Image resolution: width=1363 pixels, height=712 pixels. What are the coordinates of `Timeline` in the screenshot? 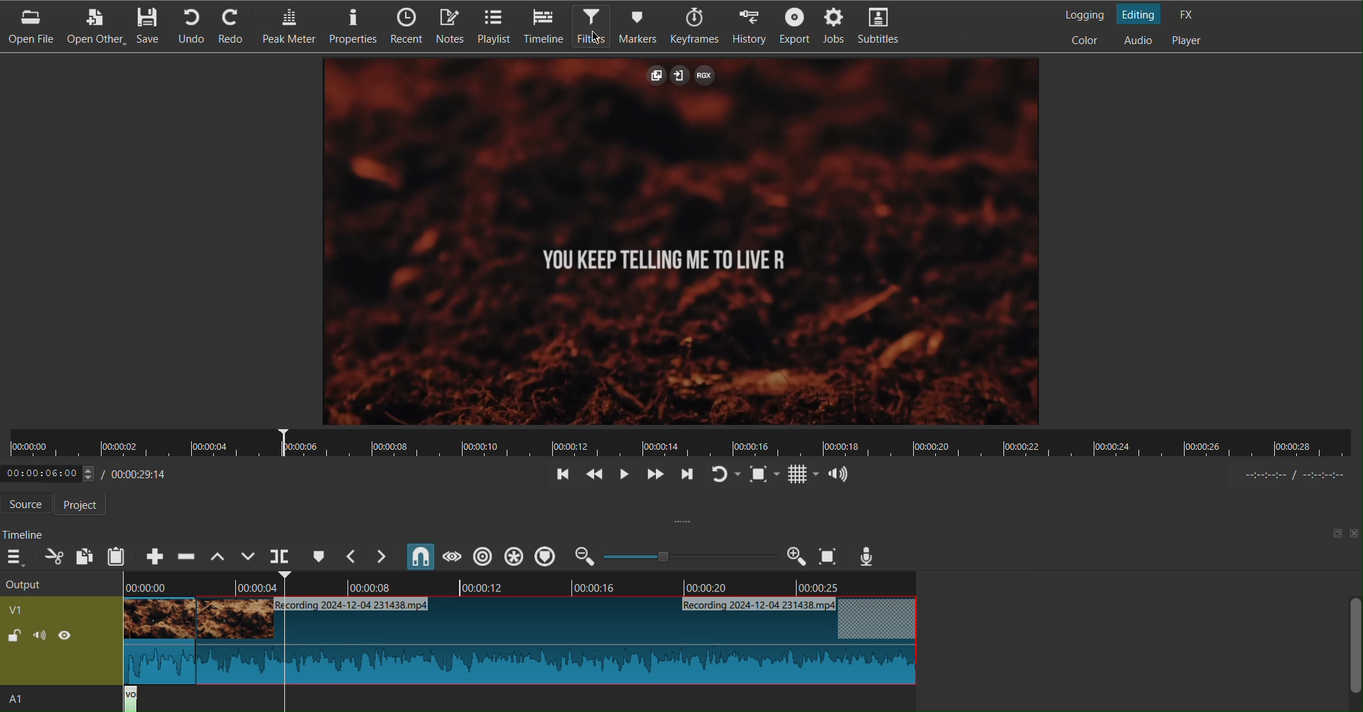 It's located at (24, 534).